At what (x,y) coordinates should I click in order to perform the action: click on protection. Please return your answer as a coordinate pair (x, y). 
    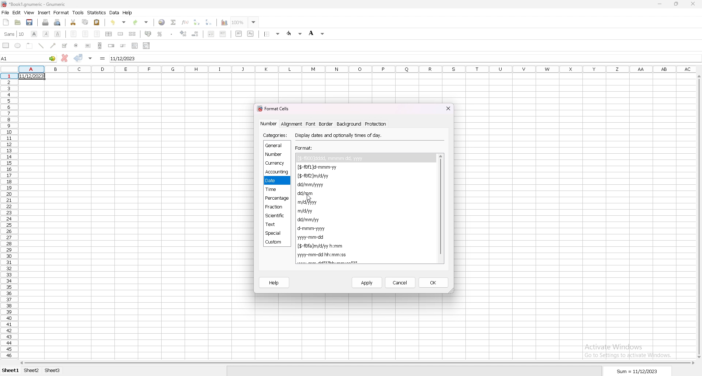
    Looking at the image, I should click on (376, 124).